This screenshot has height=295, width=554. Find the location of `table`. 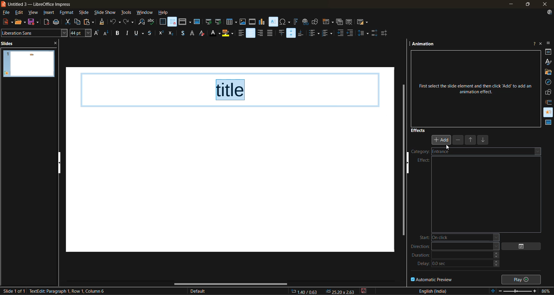

table is located at coordinates (232, 22).